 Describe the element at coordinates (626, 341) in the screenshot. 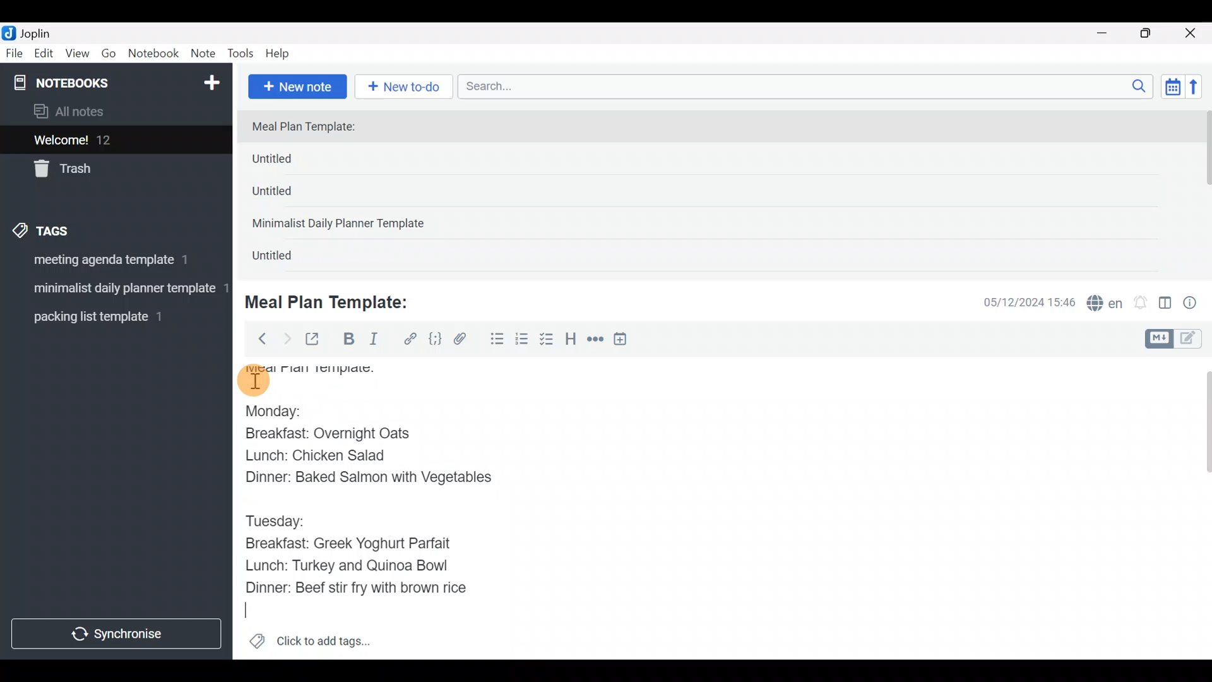

I see `Insert time` at that location.